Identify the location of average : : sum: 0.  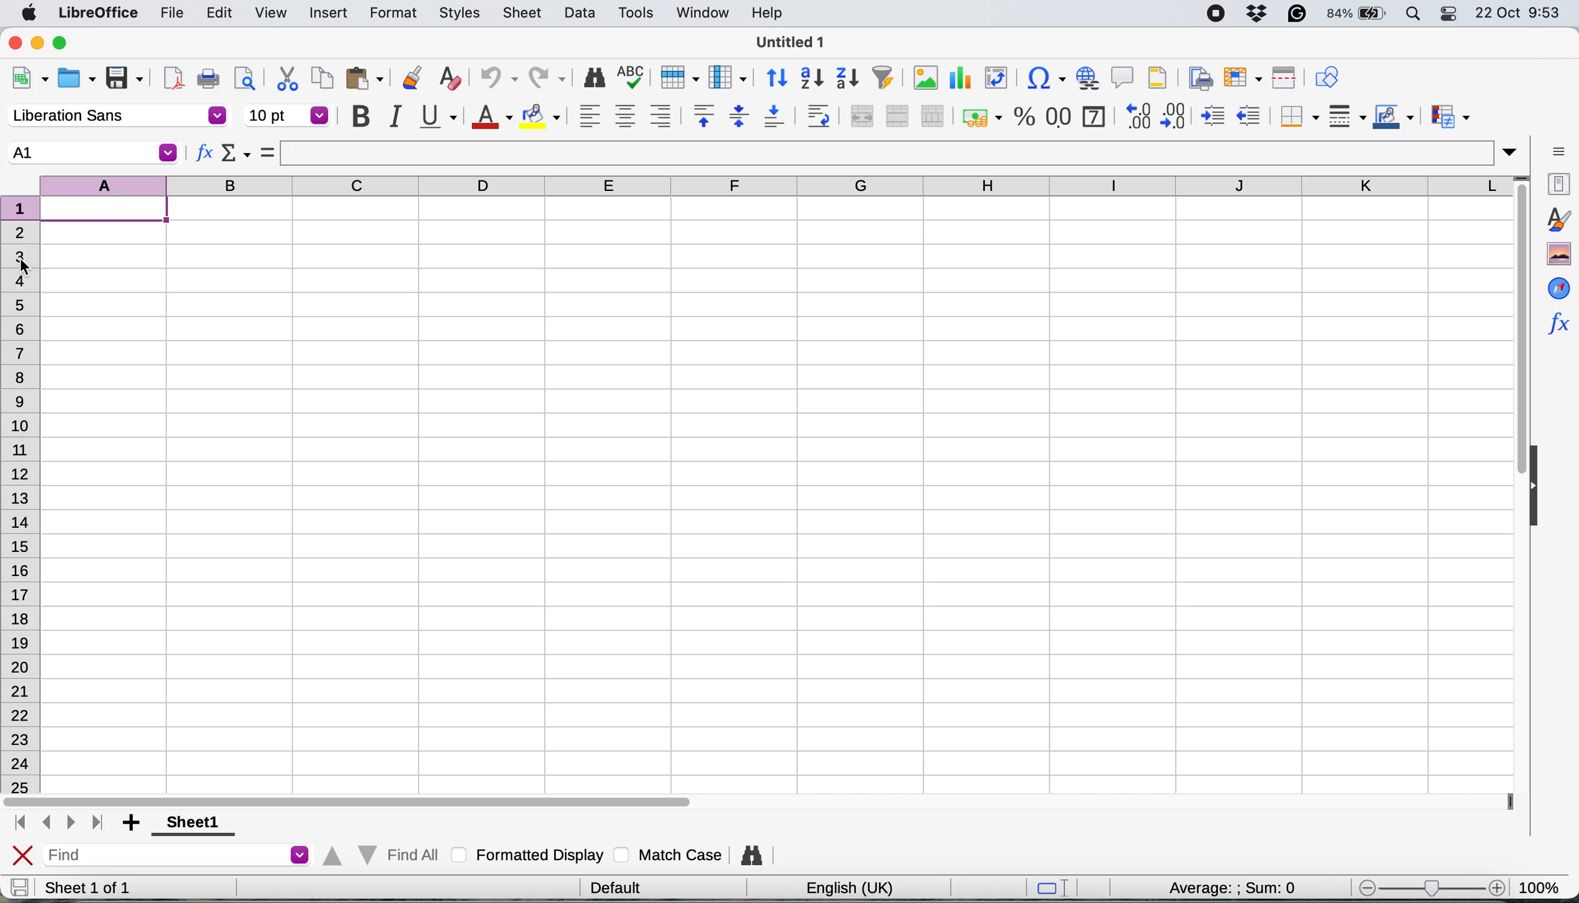
(1216, 886).